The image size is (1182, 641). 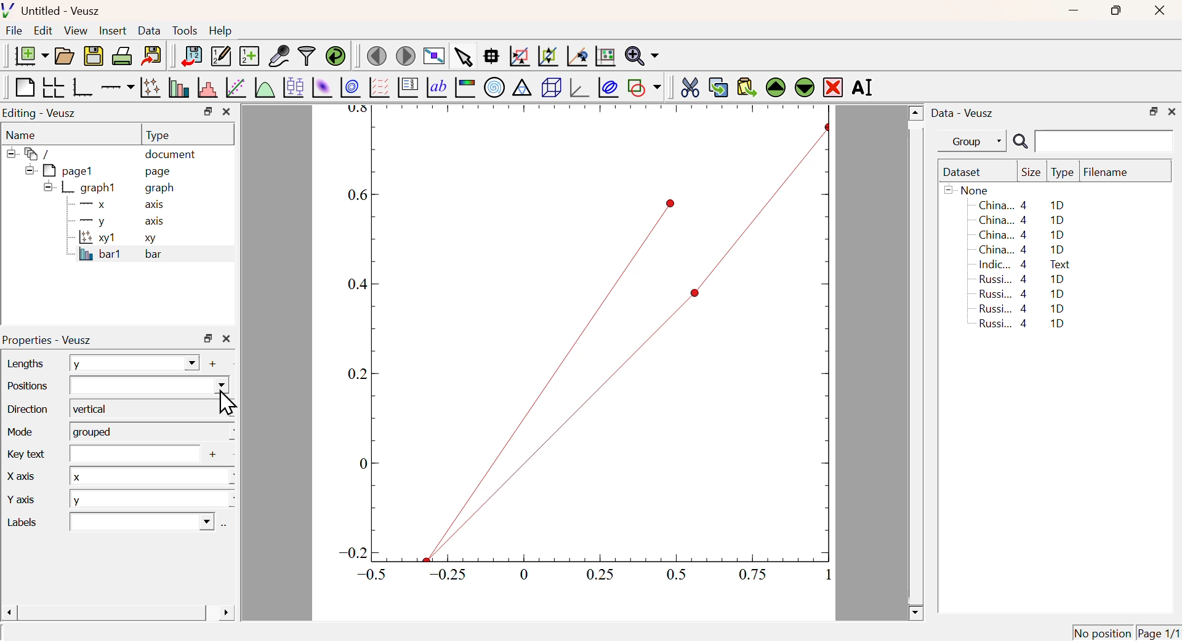 I want to click on Plot bar charts, so click(x=179, y=87).